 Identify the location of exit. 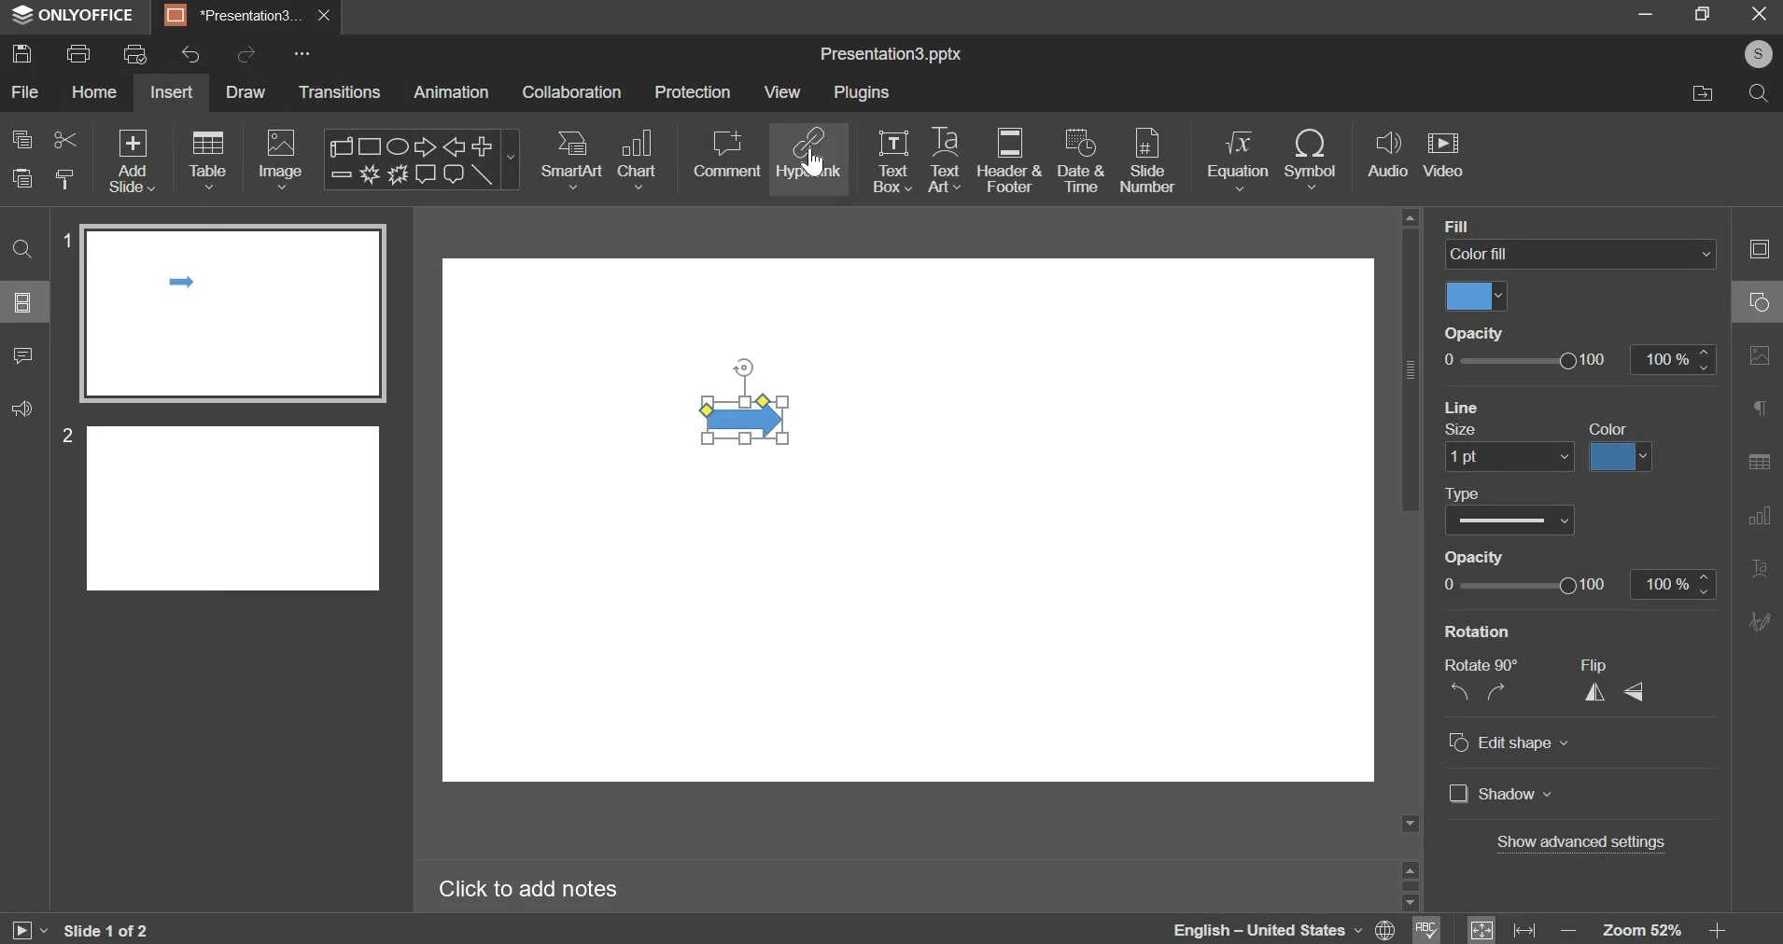
(1762, 14).